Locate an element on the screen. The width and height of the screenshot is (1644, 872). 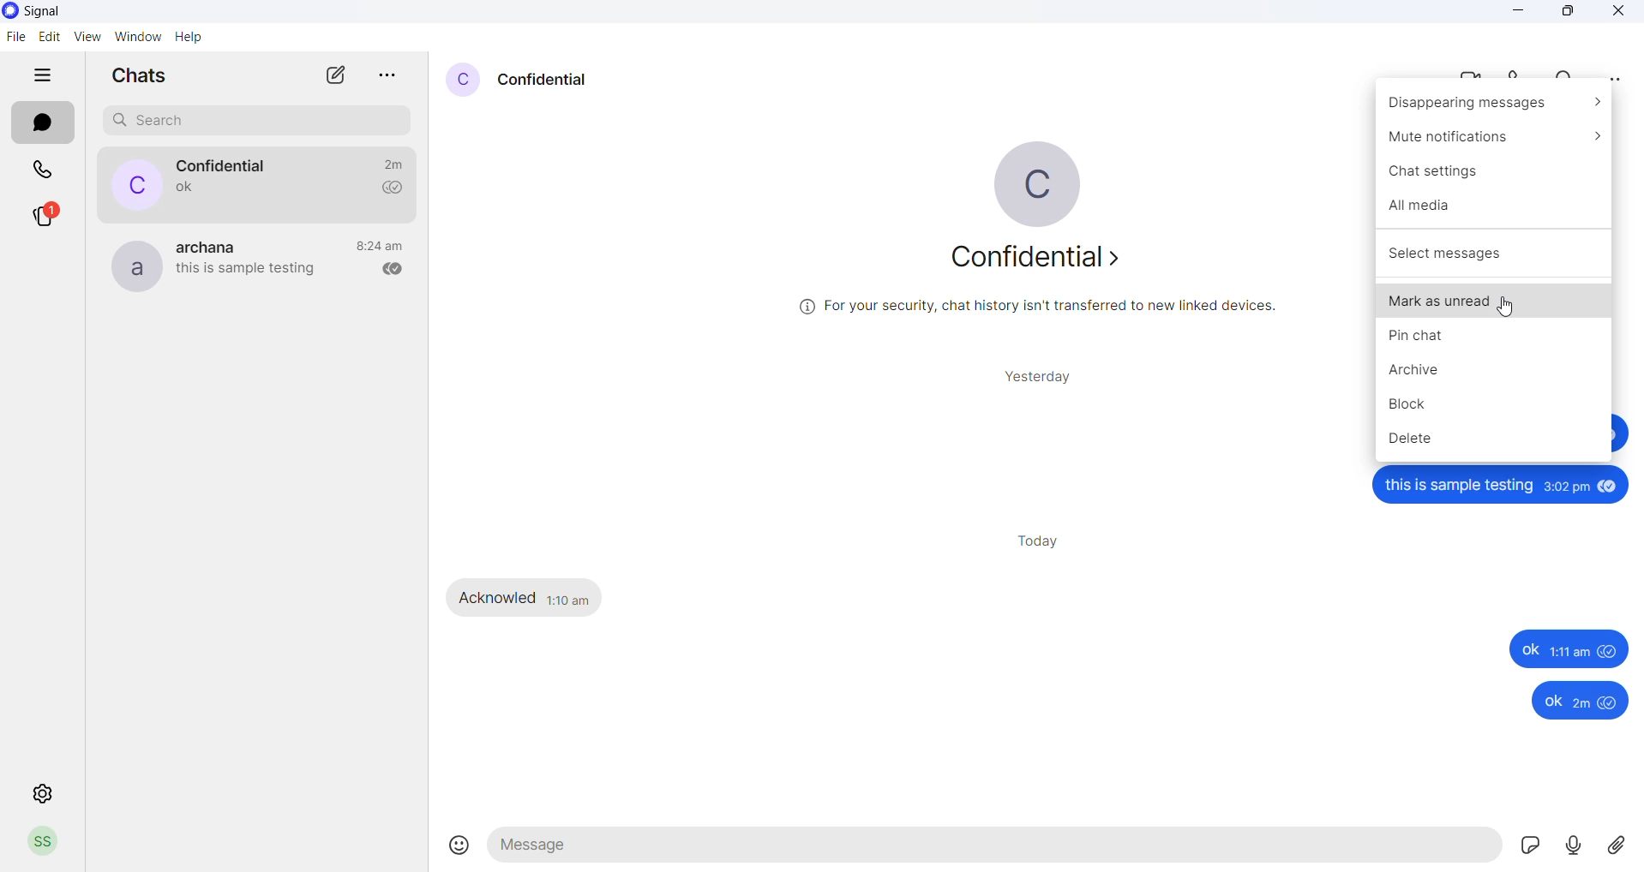
chats is located at coordinates (45, 123).